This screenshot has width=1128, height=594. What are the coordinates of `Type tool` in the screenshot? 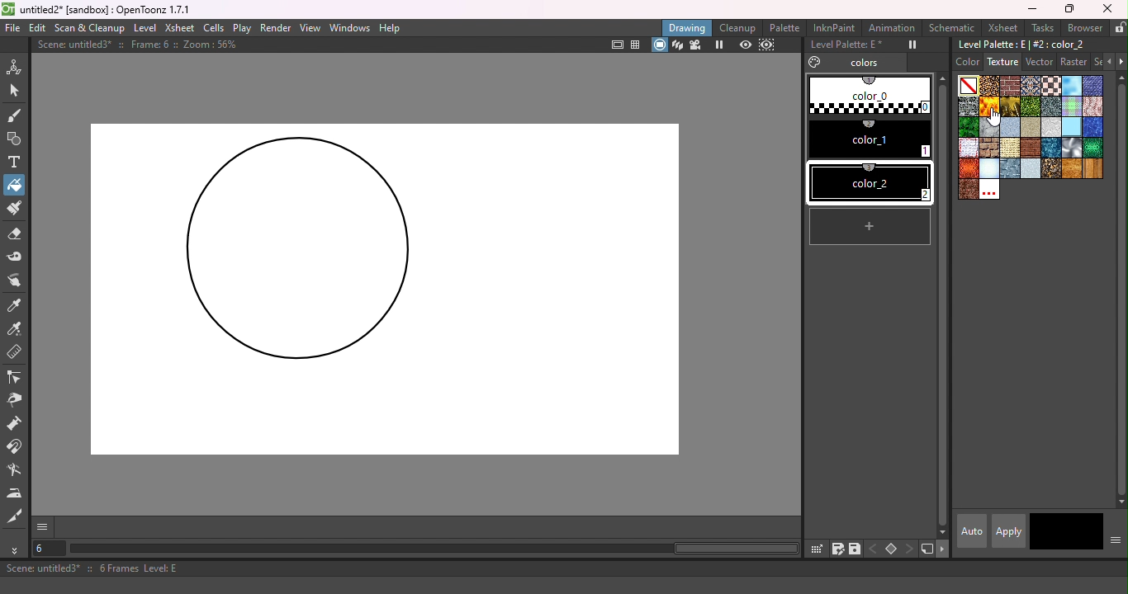 It's located at (18, 162).